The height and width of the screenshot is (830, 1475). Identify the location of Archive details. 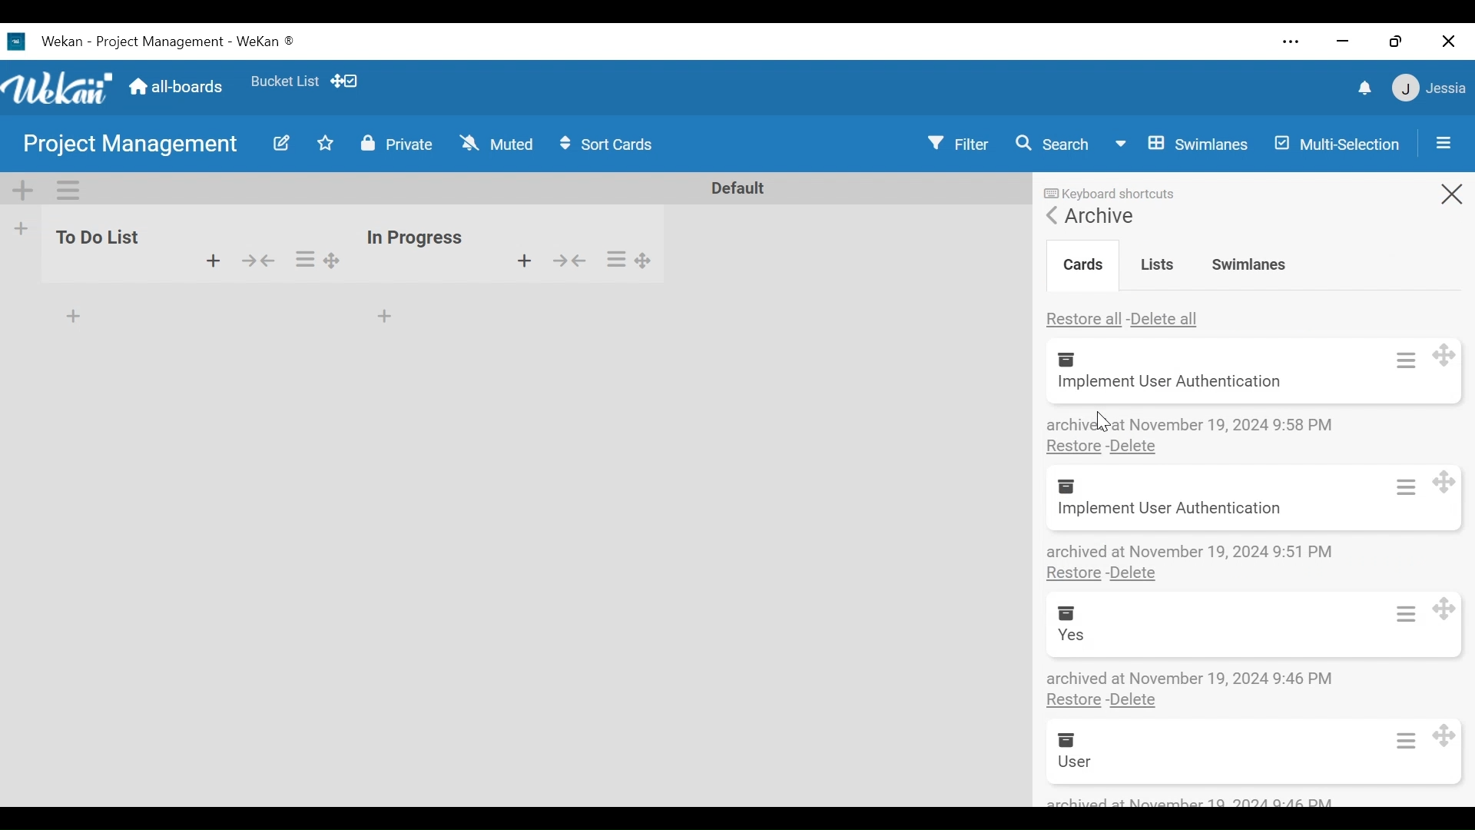
(1192, 424).